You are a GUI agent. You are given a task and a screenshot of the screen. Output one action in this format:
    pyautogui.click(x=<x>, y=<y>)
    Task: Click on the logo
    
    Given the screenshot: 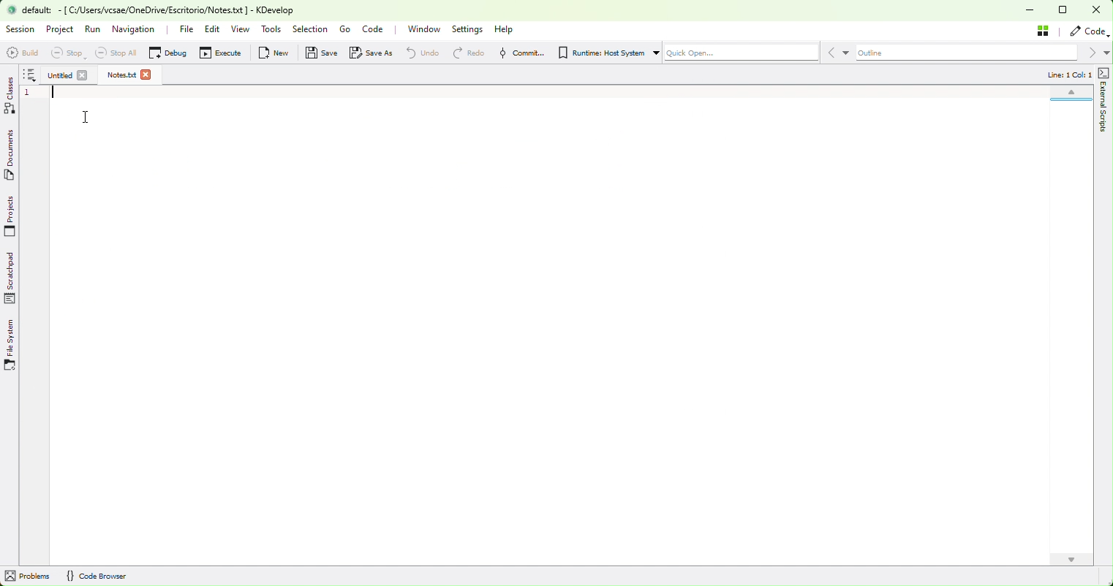 What is the action you would take?
    pyautogui.click(x=12, y=9)
    